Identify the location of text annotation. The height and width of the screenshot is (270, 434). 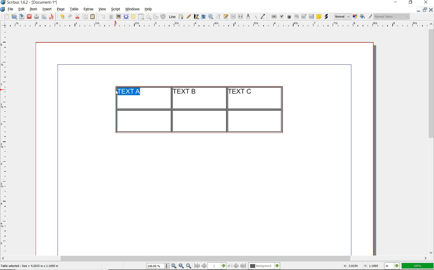
(319, 17).